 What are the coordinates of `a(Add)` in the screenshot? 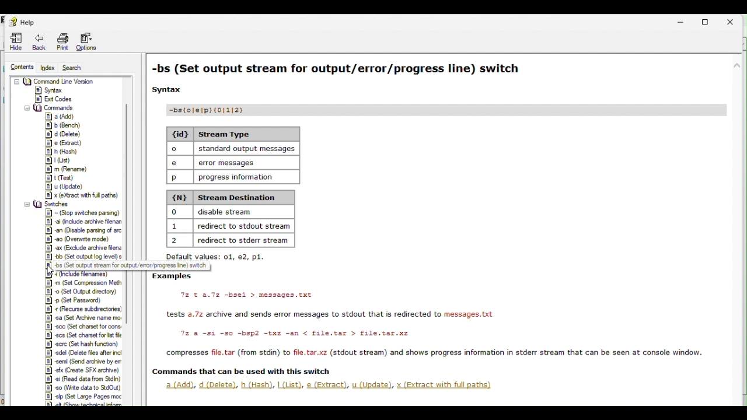 It's located at (179, 385).